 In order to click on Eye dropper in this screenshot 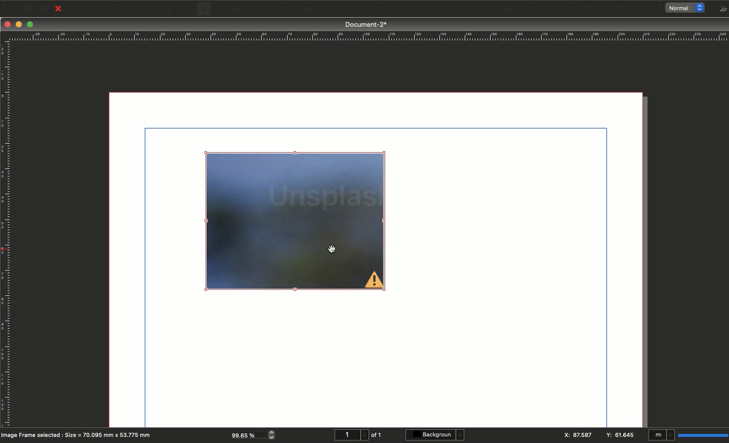, I will do `click(523, 9)`.